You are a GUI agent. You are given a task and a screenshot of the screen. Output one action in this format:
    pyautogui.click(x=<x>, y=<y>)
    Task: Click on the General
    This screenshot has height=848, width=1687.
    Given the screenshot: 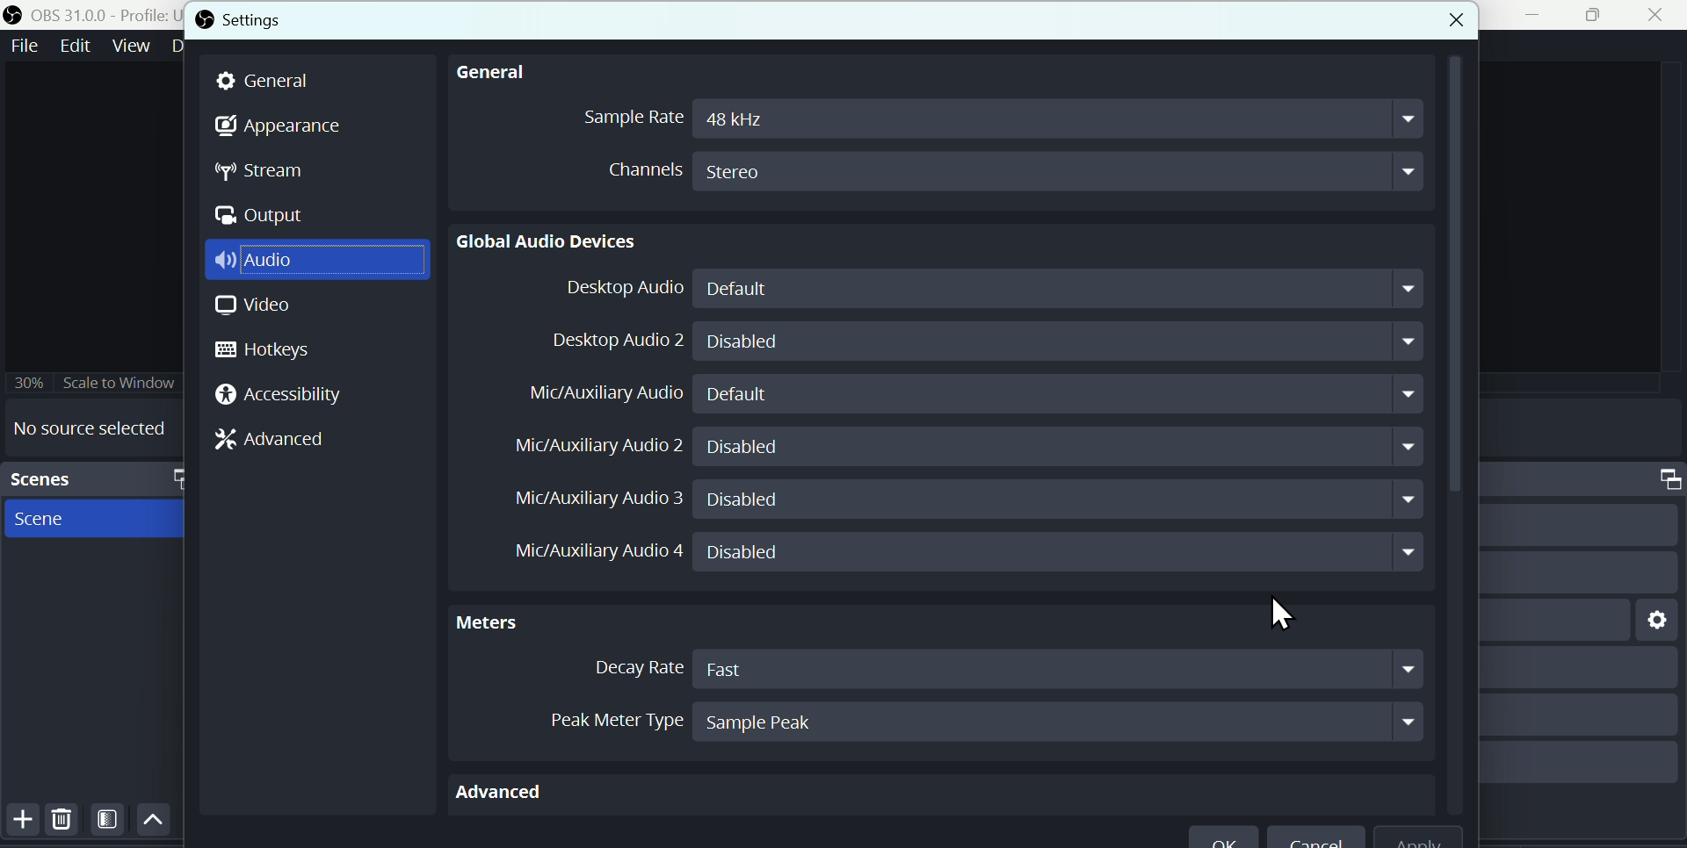 What is the action you would take?
    pyautogui.click(x=492, y=72)
    